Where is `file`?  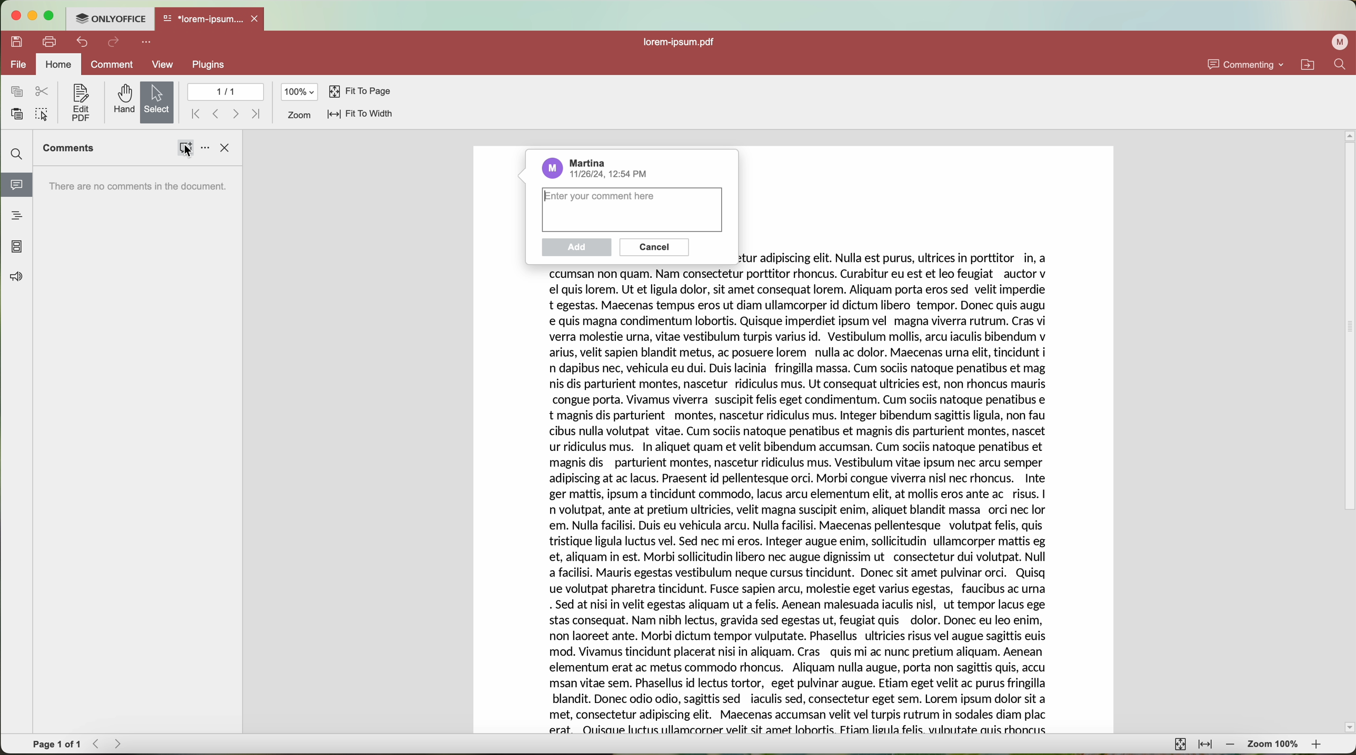 file is located at coordinates (17, 65).